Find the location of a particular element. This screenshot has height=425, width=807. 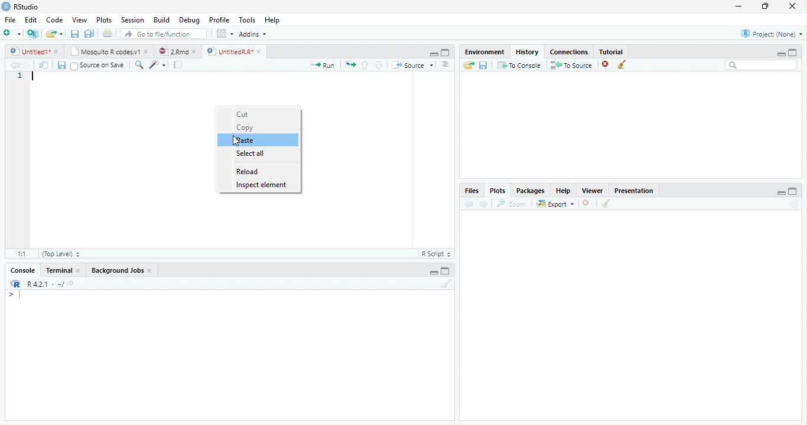

Terminal is located at coordinates (58, 270).